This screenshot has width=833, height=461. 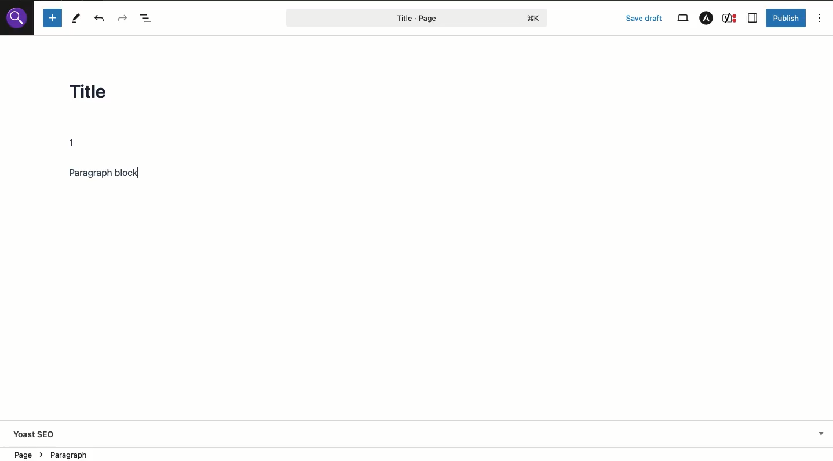 What do you see at coordinates (682, 19) in the screenshot?
I see `View` at bounding box center [682, 19].